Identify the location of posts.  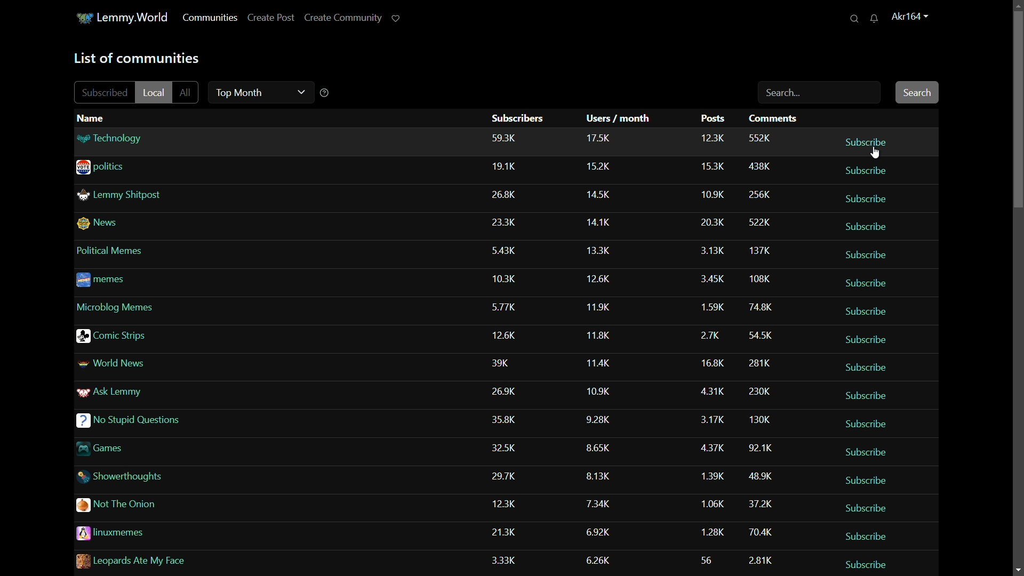
(715, 390).